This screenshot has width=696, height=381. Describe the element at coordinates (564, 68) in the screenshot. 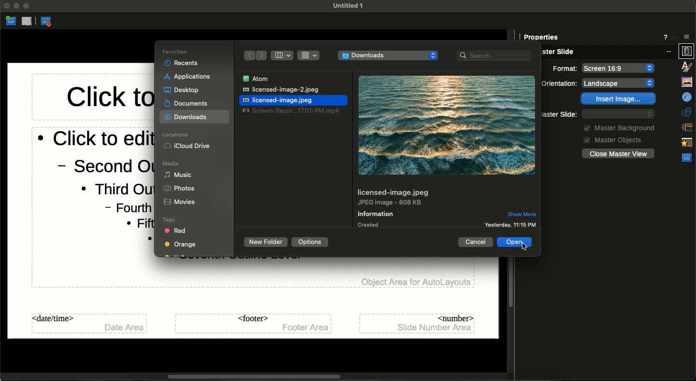

I see `Orientation` at that location.